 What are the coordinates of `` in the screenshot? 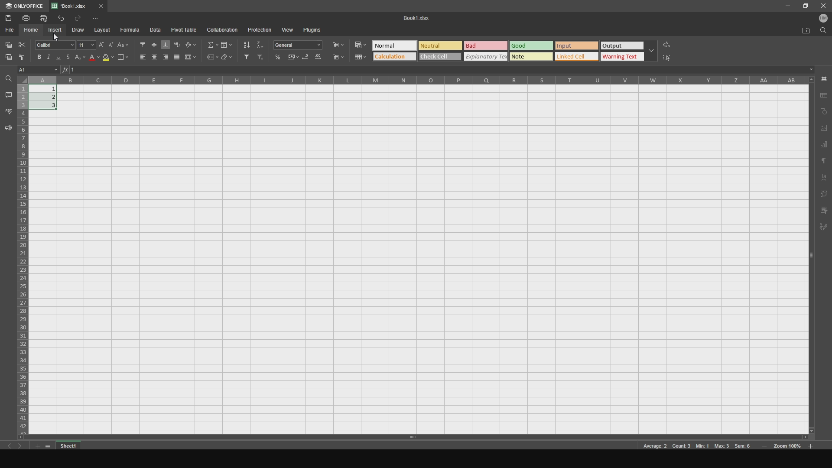 It's located at (81, 59).